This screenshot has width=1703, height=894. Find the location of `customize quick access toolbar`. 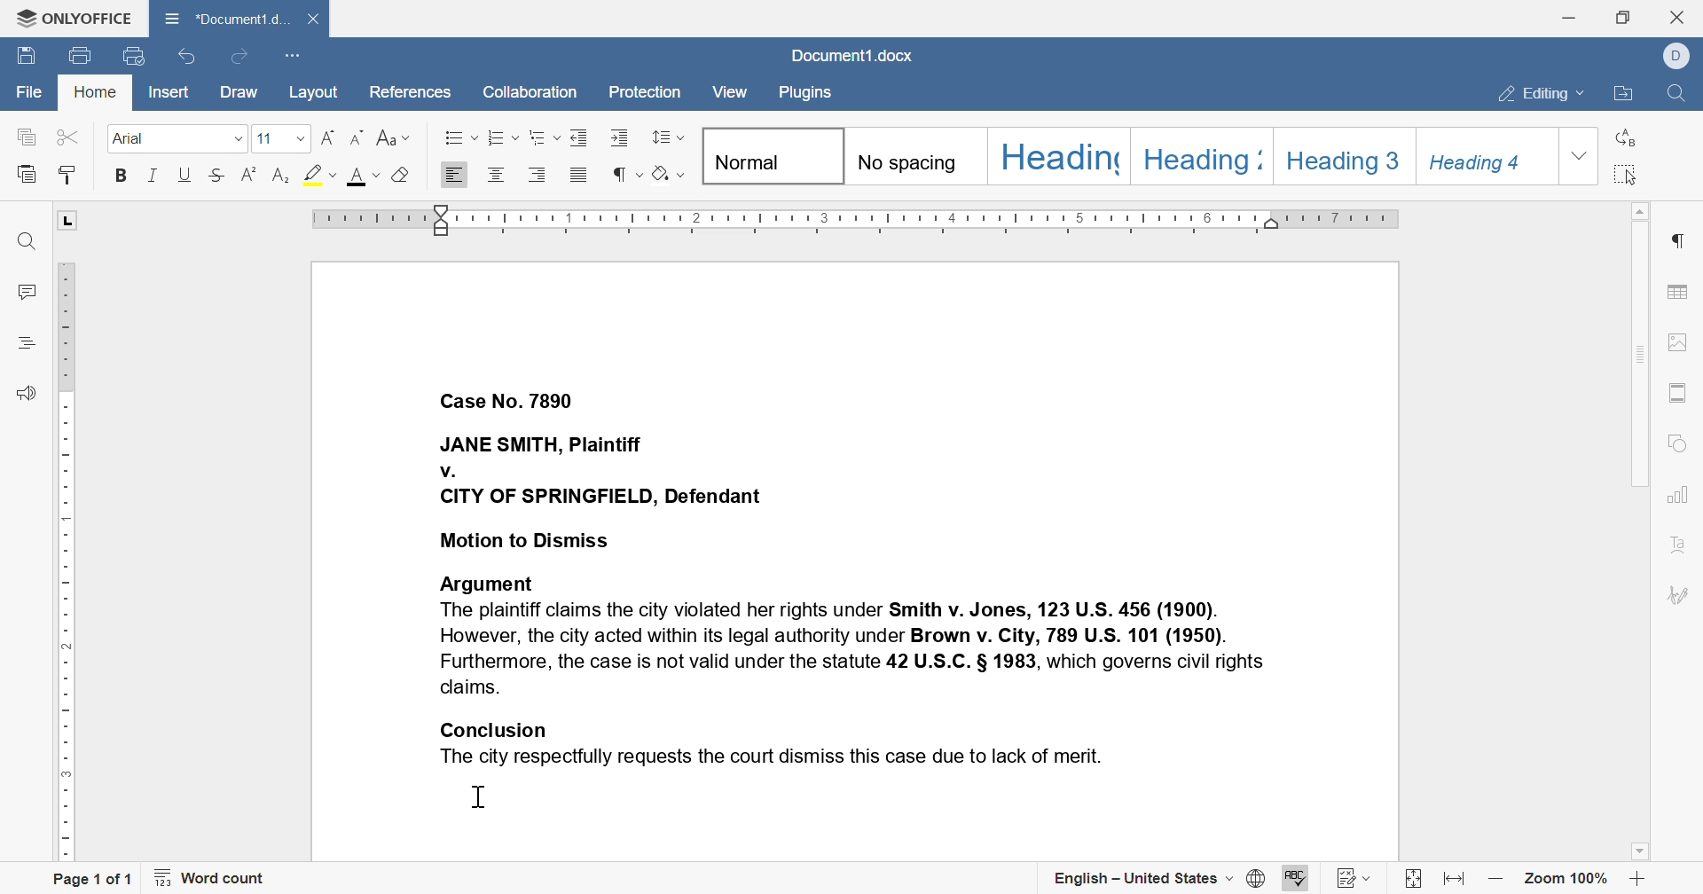

customize quick access toolbar is located at coordinates (292, 57).